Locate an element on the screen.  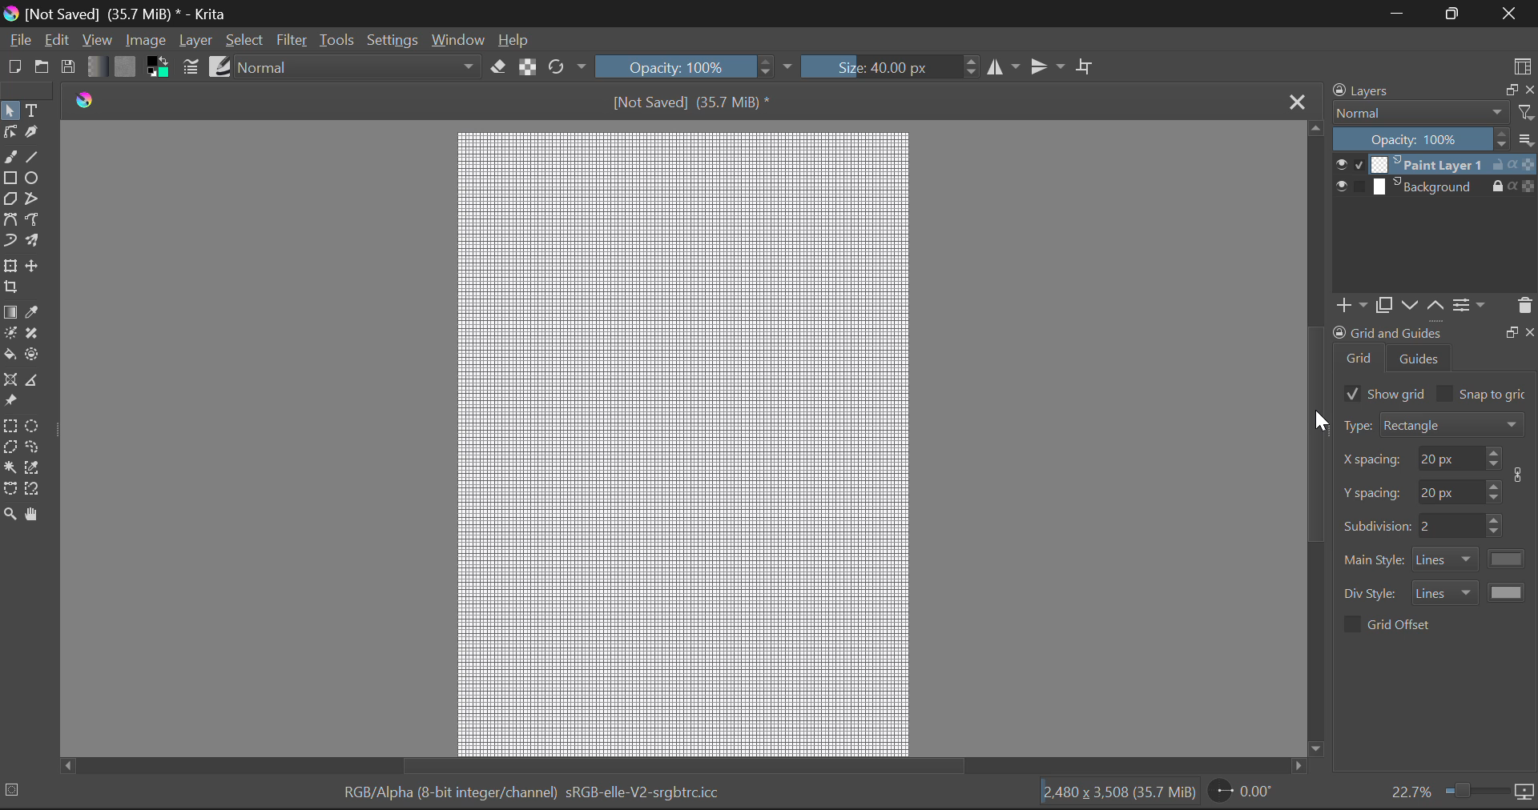
Freehand Selection is located at coordinates (34, 448).